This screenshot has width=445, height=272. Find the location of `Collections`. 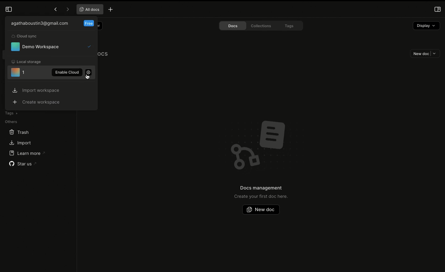

Collections is located at coordinates (264, 26).